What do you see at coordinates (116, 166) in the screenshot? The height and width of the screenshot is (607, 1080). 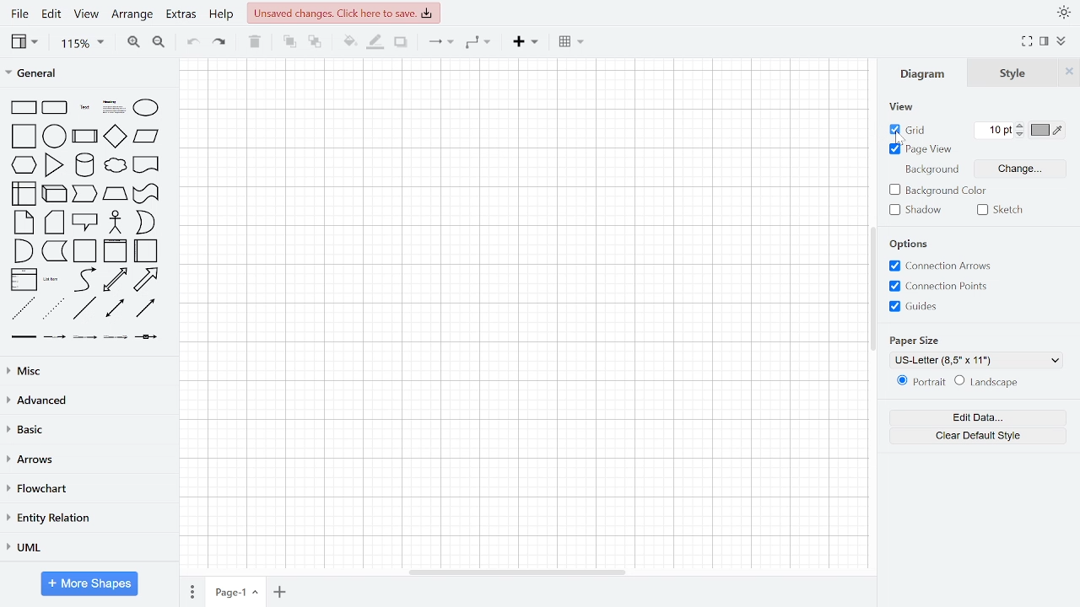 I see `cloud` at bounding box center [116, 166].